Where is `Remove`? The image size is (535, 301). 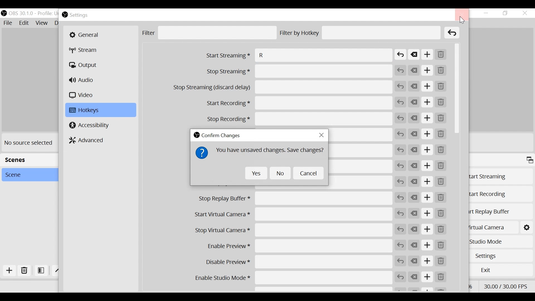
Remove is located at coordinates (441, 135).